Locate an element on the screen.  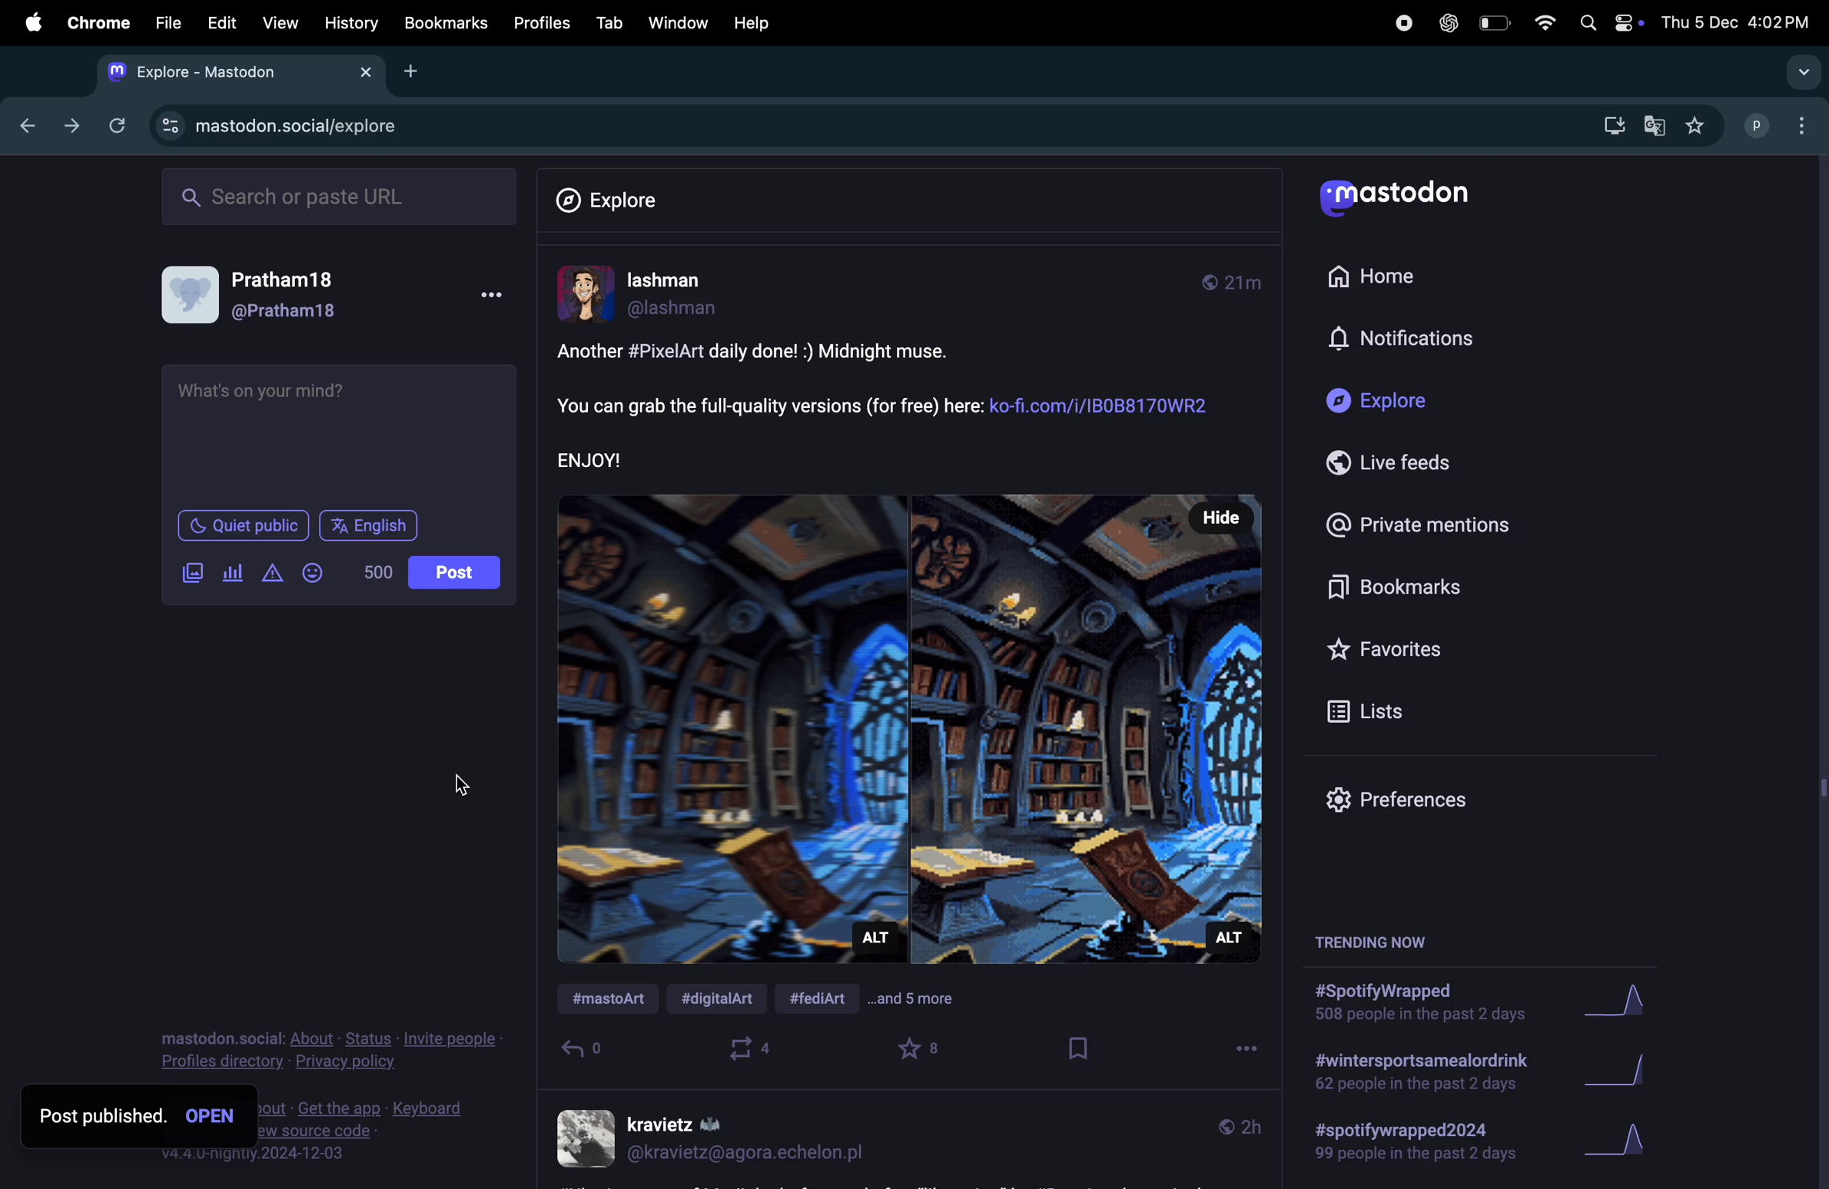
poll is located at coordinates (232, 572).